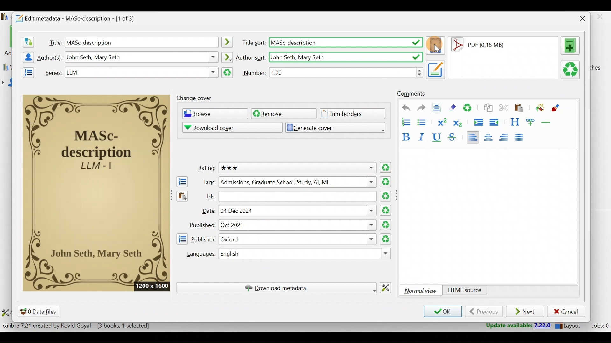  Describe the element at coordinates (386, 168) in the screenshot. I see `Clear rating` at that location.